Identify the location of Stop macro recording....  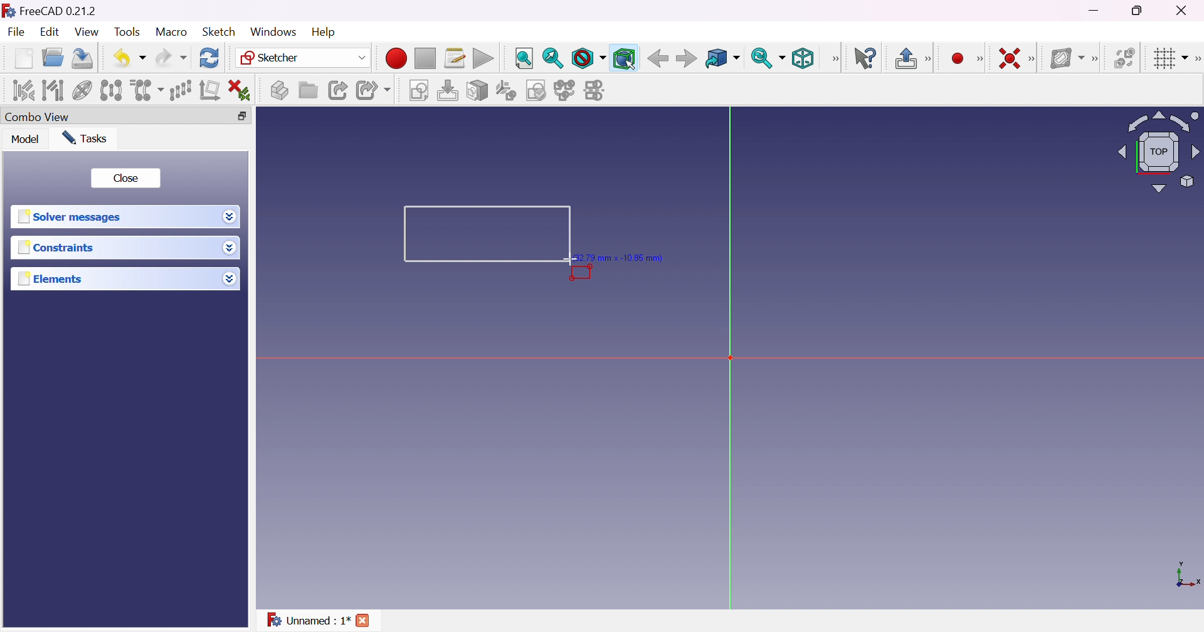
(425, 58).